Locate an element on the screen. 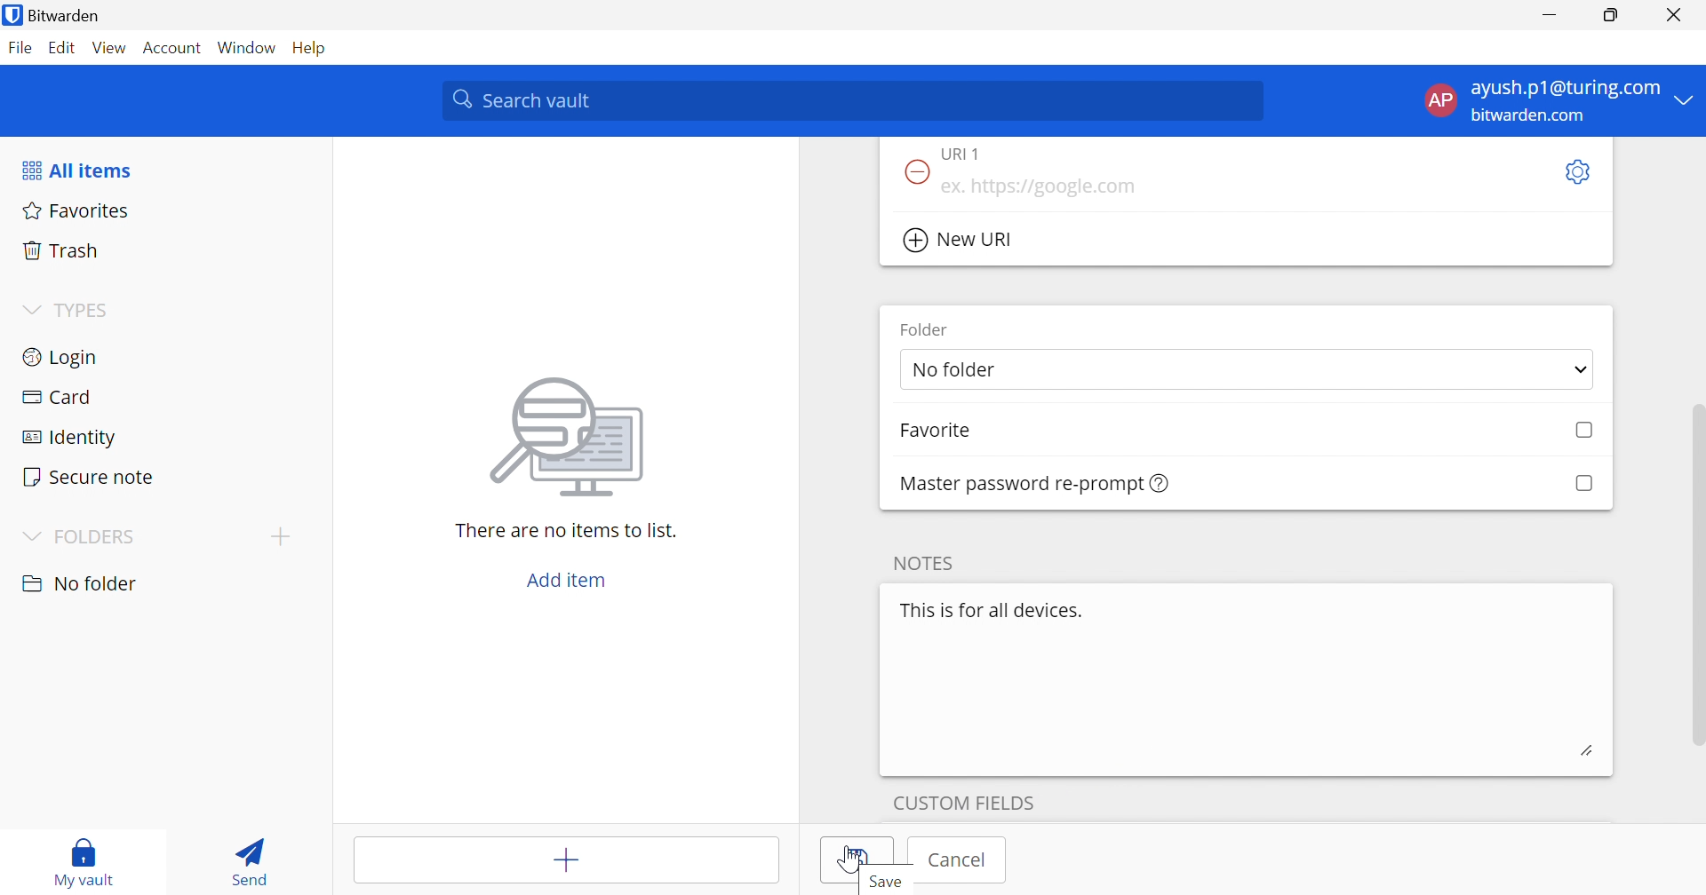  Identity is located at coordinates (72, 439).